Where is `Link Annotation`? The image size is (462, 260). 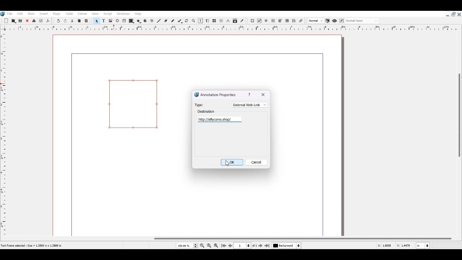
Link Annotation is located at coordinates (301, 20).